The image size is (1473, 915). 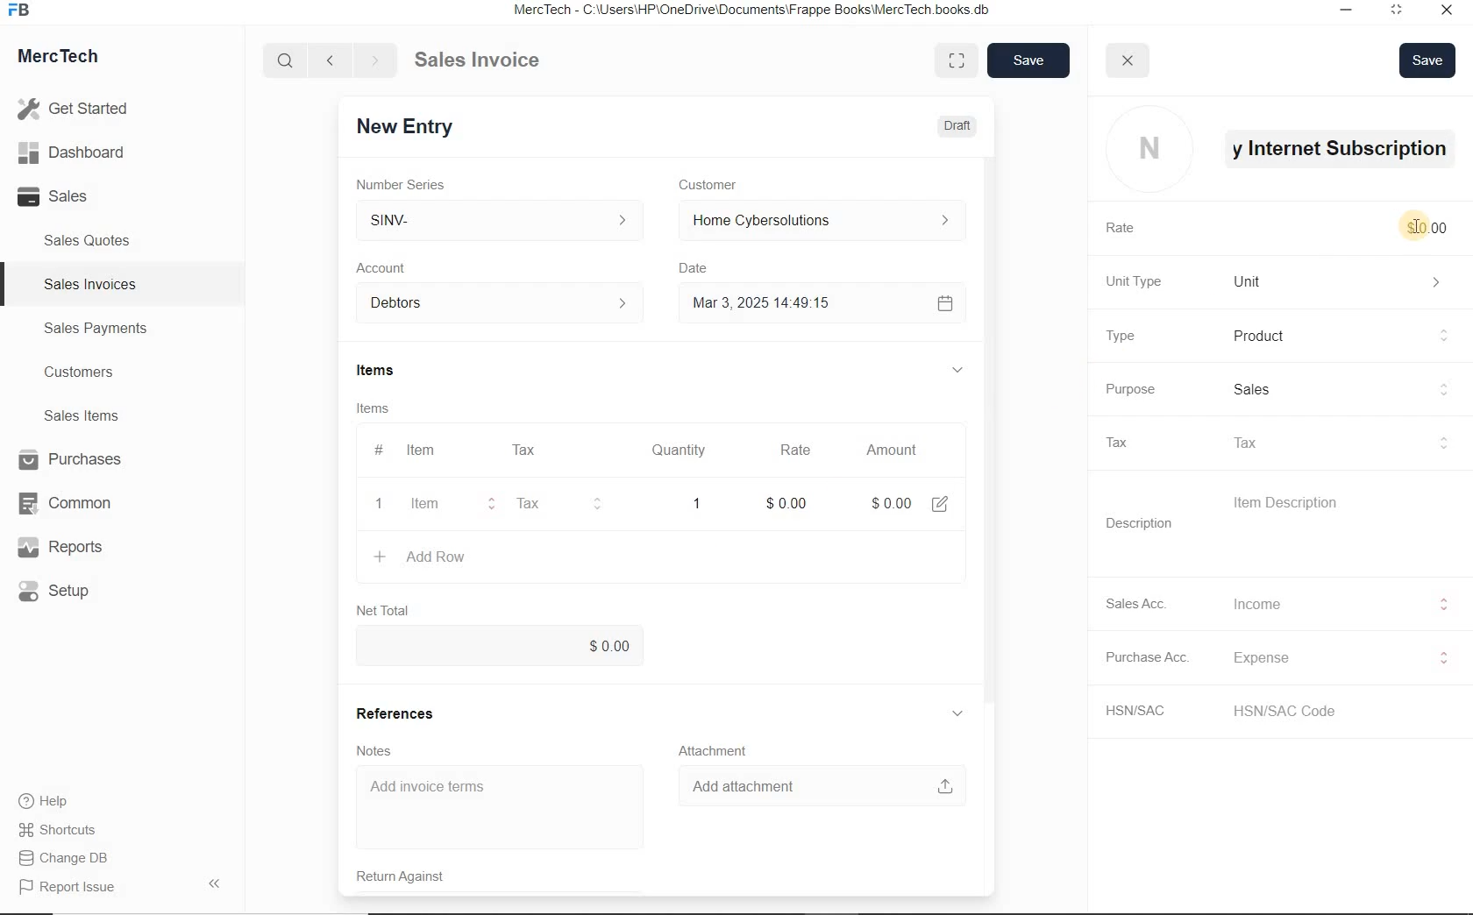 What do you see at coordinates (958, 713) in the screenshot?
I see `hide sub menu` at bounding box center [958, 713].